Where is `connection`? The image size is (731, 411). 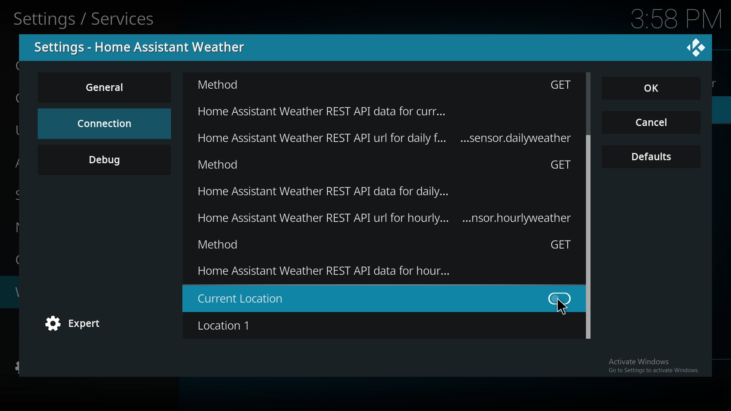
connection is located at coordinates (104, 123).